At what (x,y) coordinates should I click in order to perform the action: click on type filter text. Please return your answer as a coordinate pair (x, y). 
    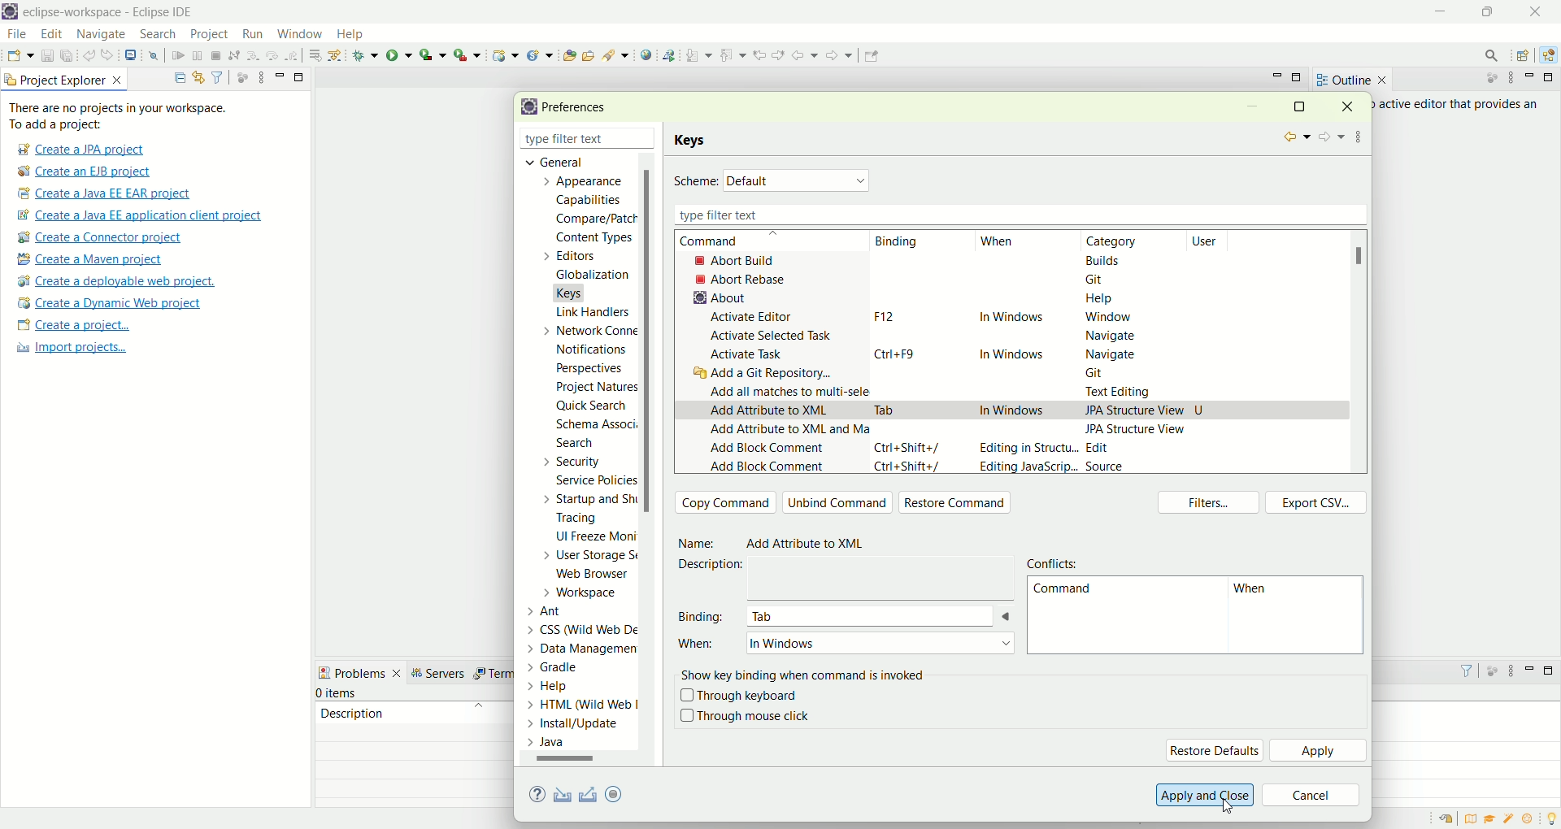
    Looking at the image, I should click on (567, 141).